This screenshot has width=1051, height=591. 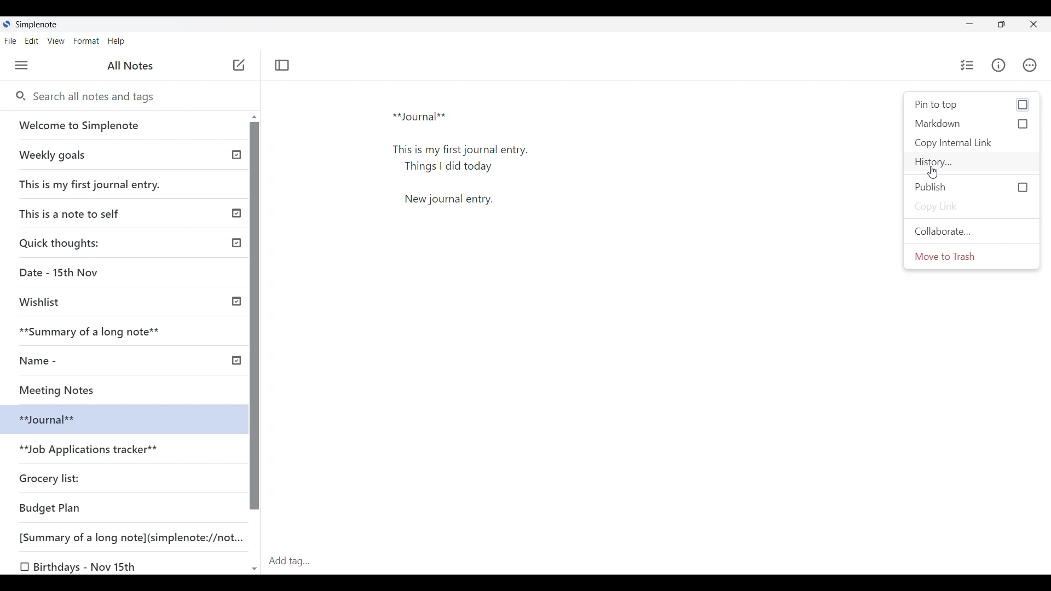 I want to click on Click to activate markdown, so click(x=972, y=124).